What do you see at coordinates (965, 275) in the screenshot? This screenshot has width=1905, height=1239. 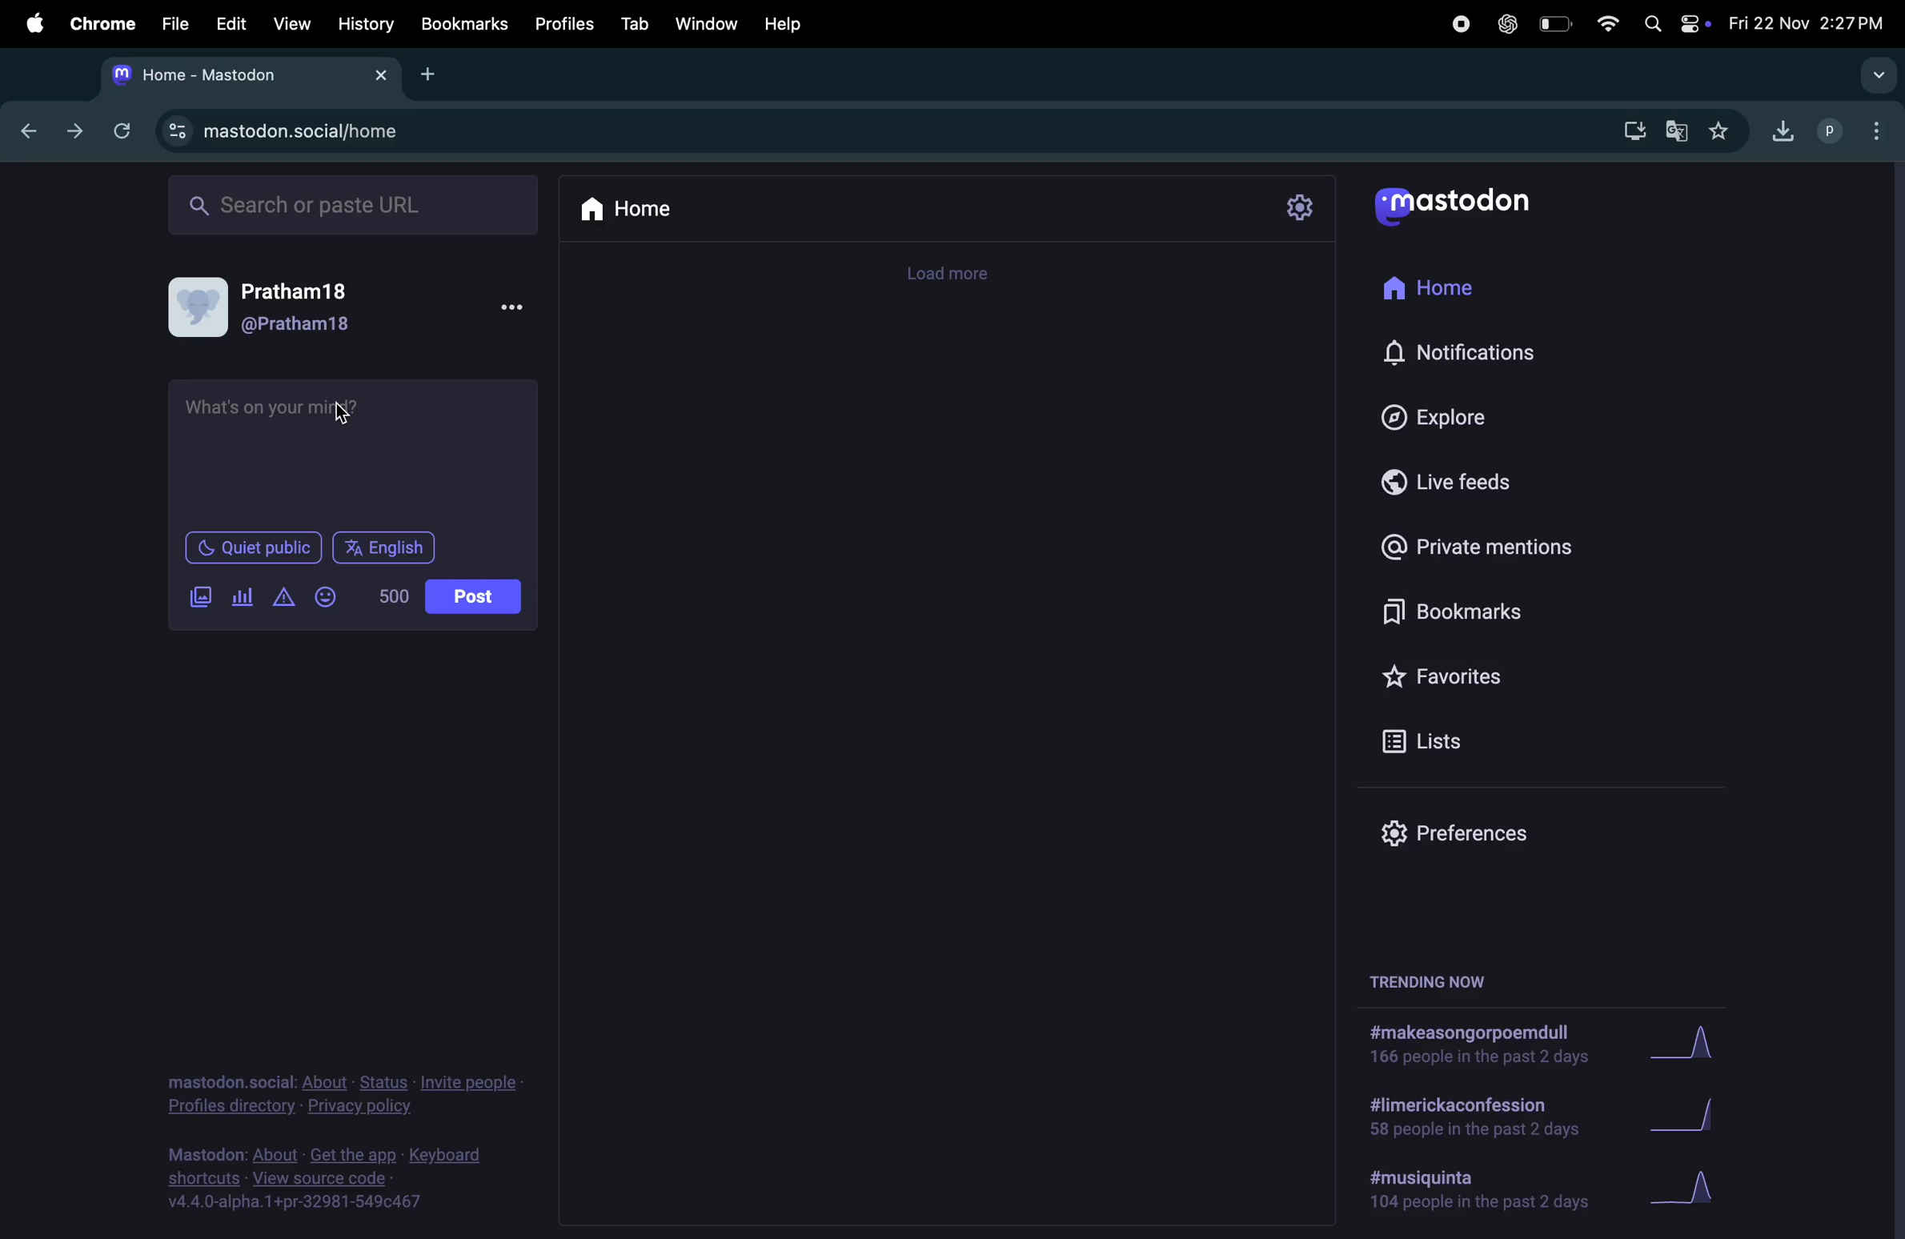 I see `timeline` at bounding box center [965, 275].